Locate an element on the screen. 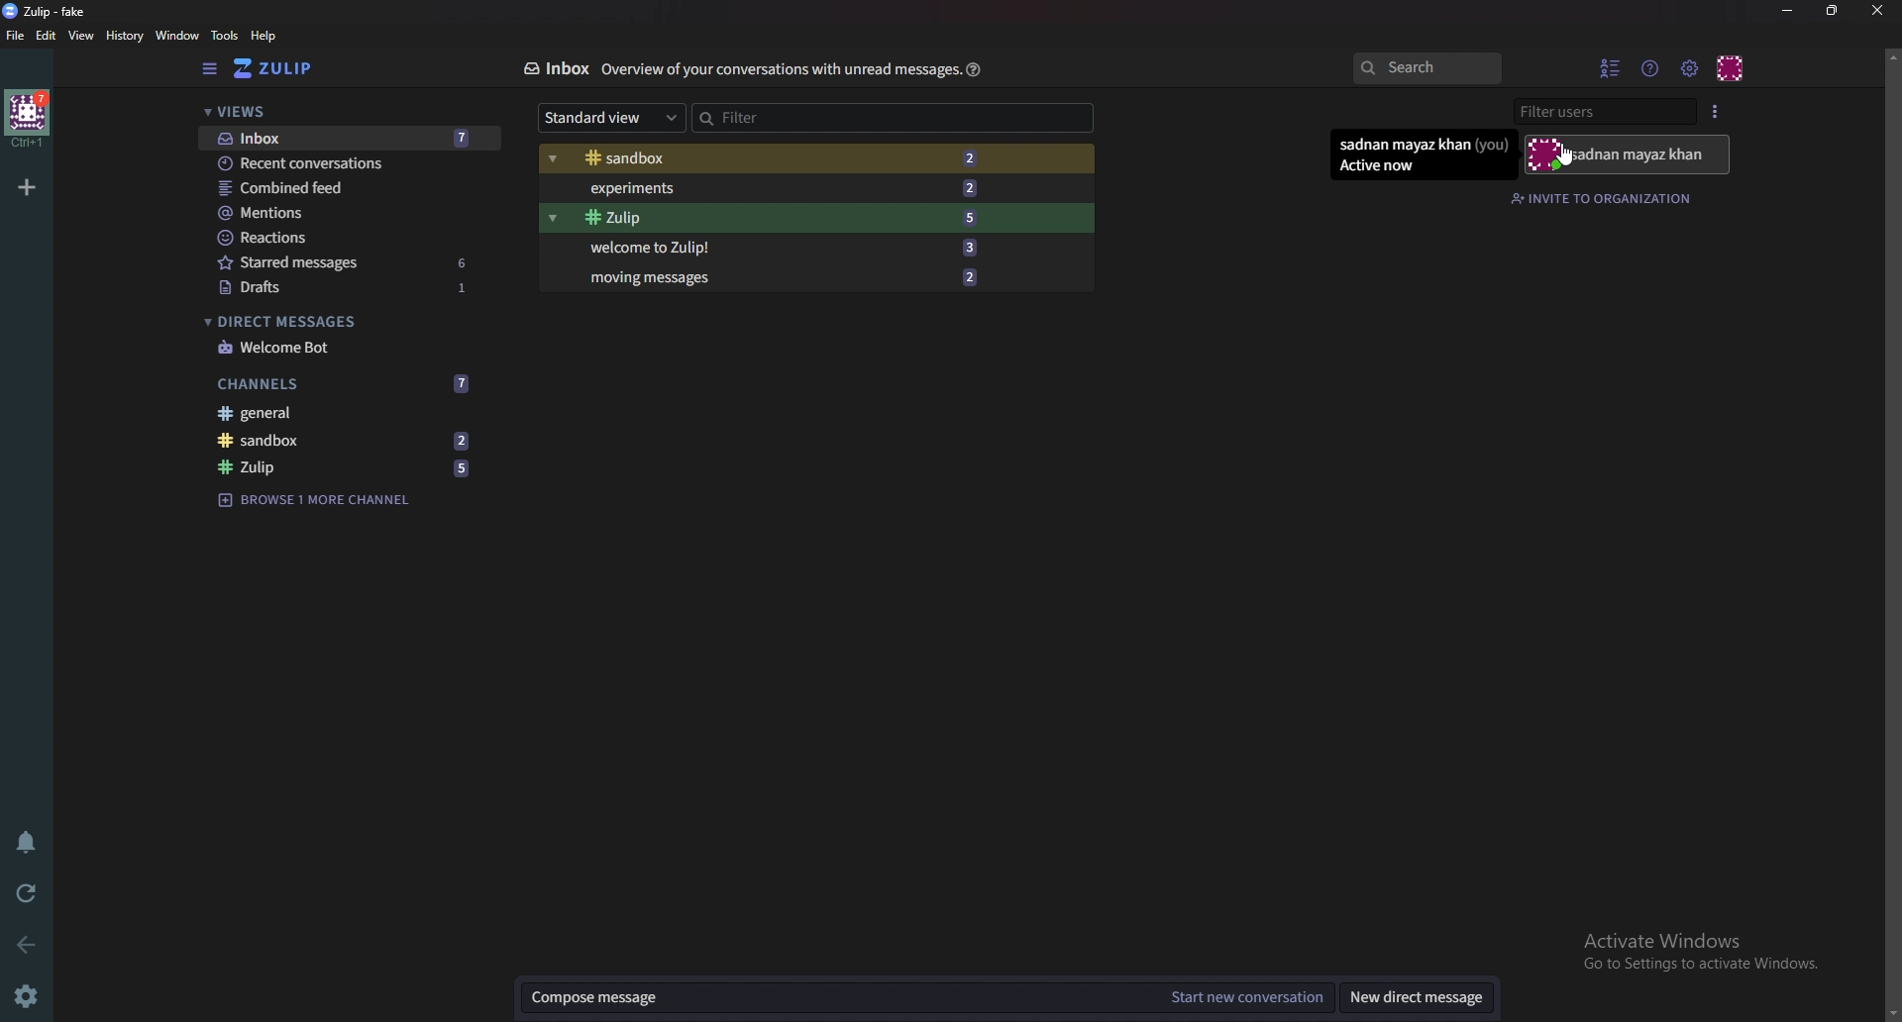 The width and height of the screenshot is (1902, 1022). Experiments is located at coordinates (774, 189).